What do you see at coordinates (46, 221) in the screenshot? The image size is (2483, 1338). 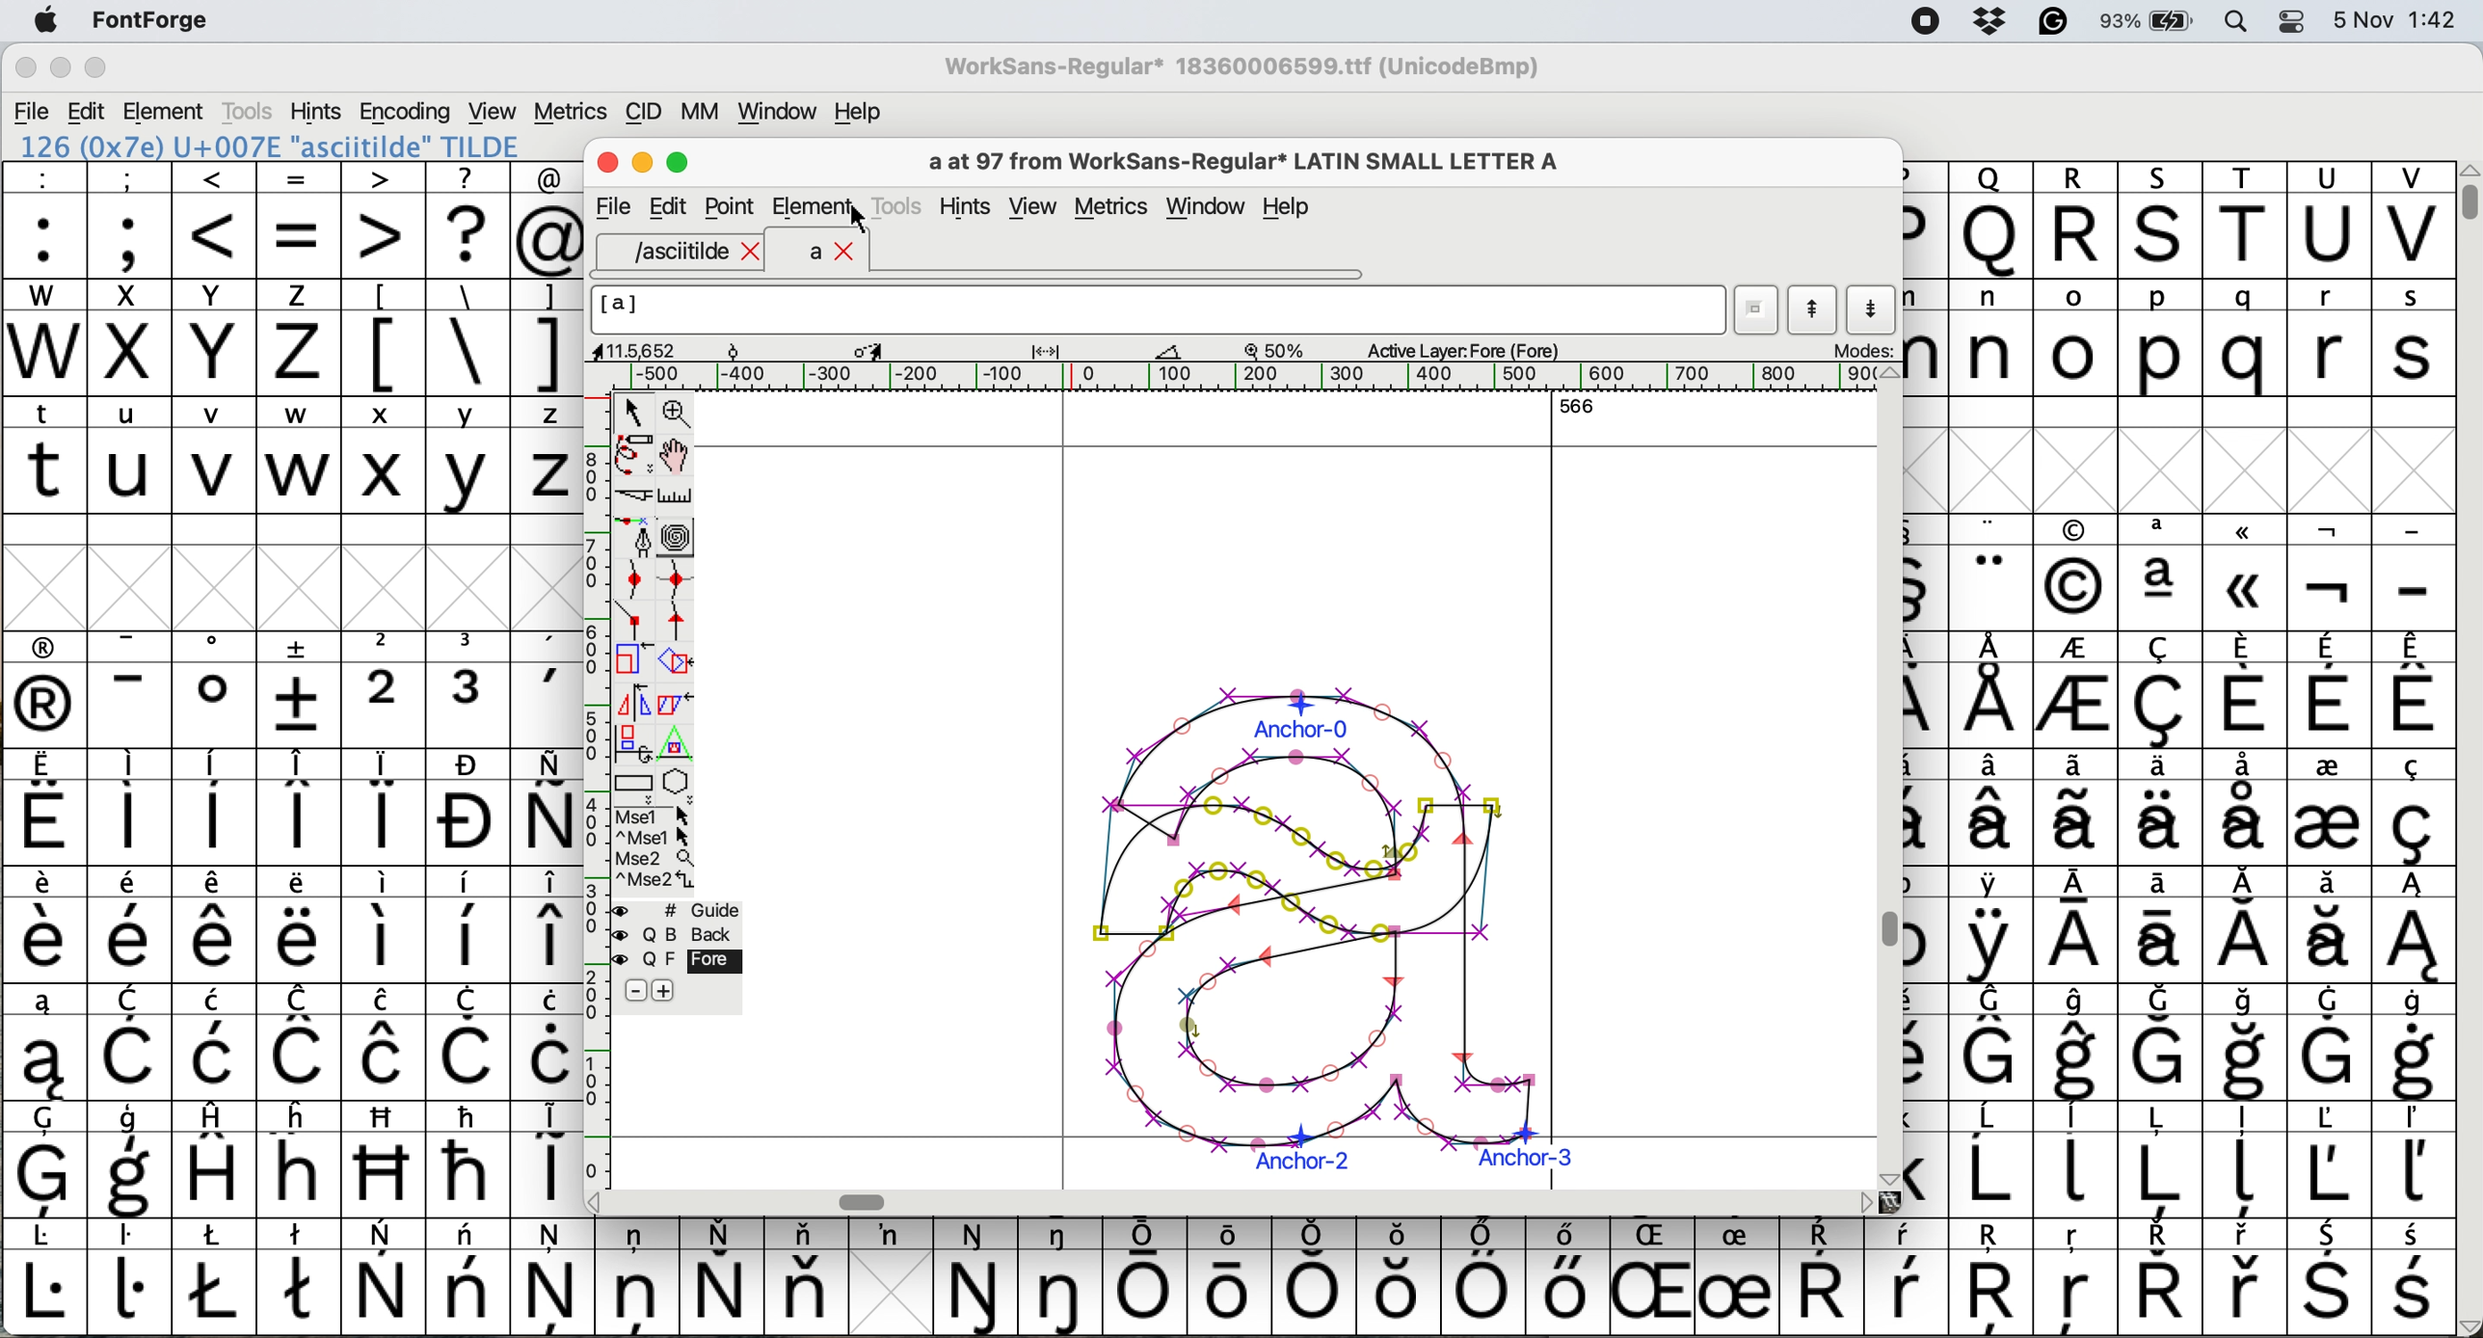 I see `:` at bounding box center [46, 221].